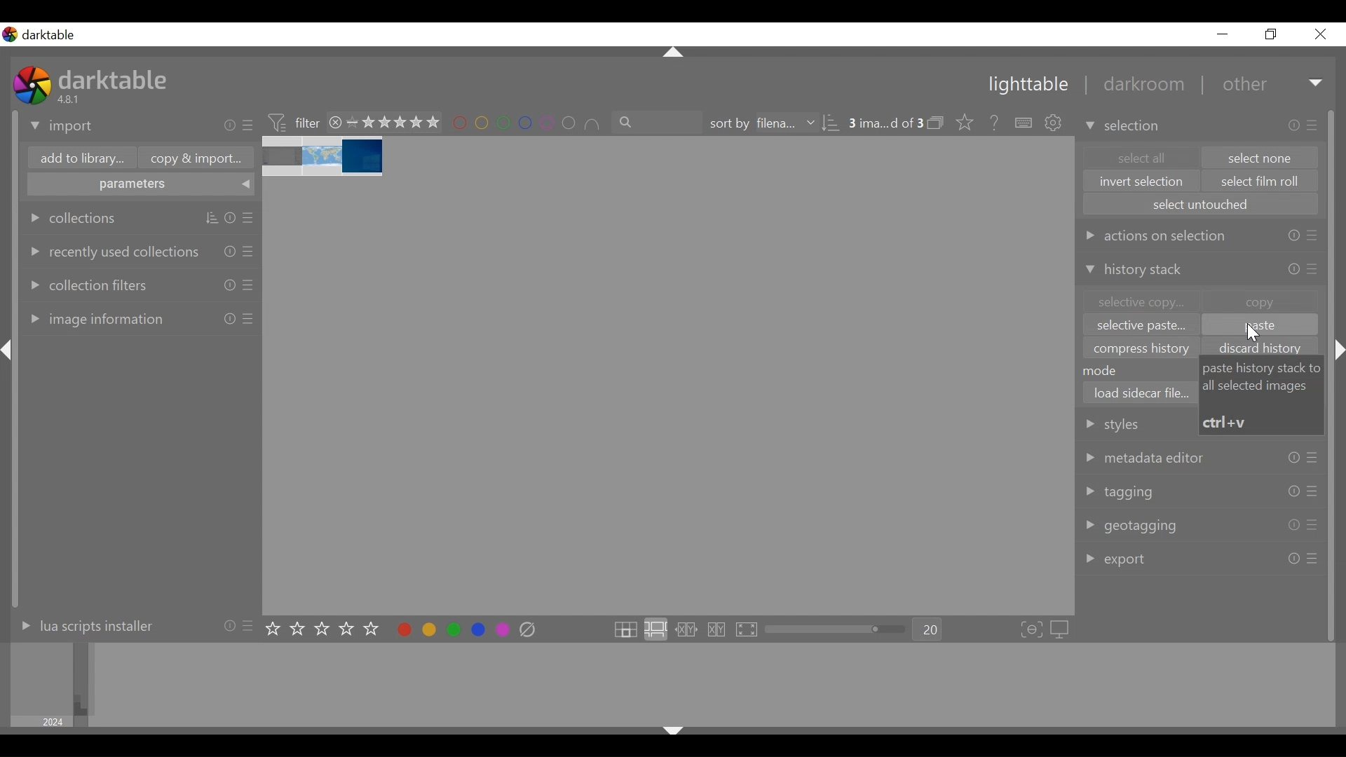 The height and width of the screenshot is (757, 1346). Describe the element at coordinates (1340, 350) in the screenshot. I see `Collapse ` at that location.